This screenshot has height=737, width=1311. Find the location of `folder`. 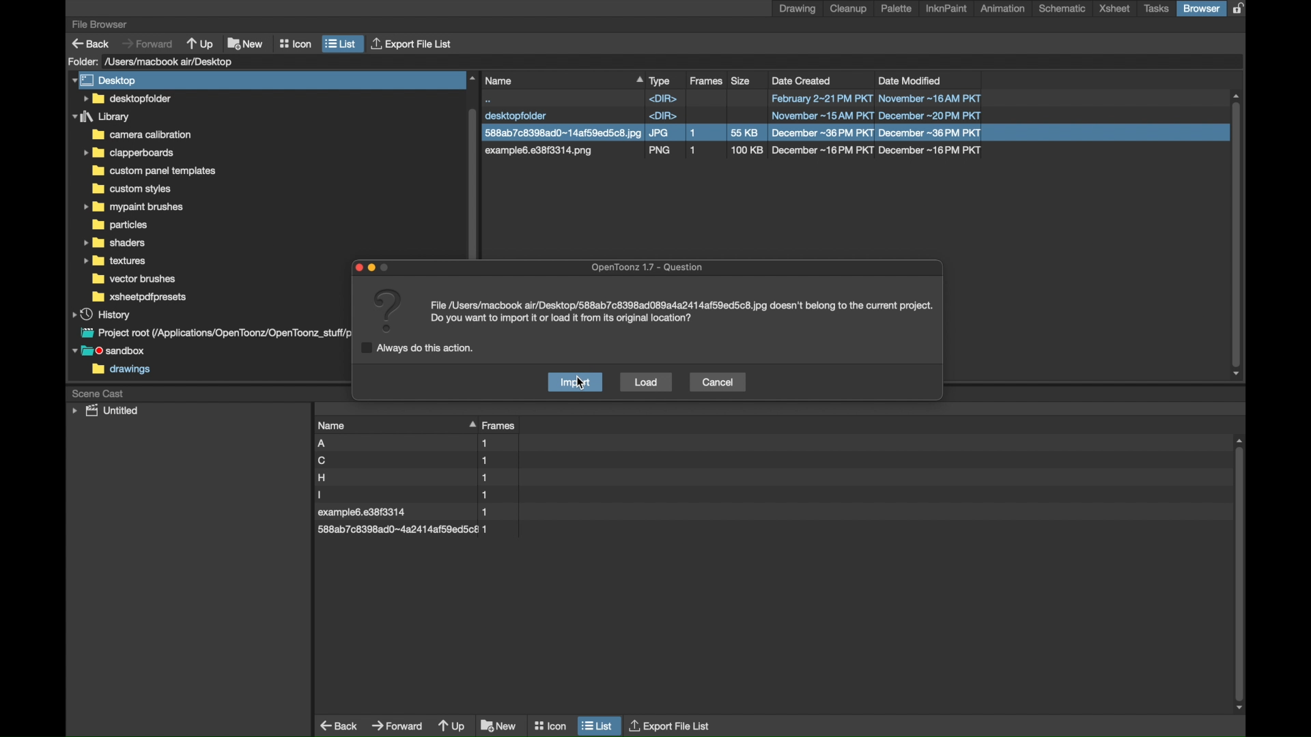

folder is located at coordinates (114, 242).